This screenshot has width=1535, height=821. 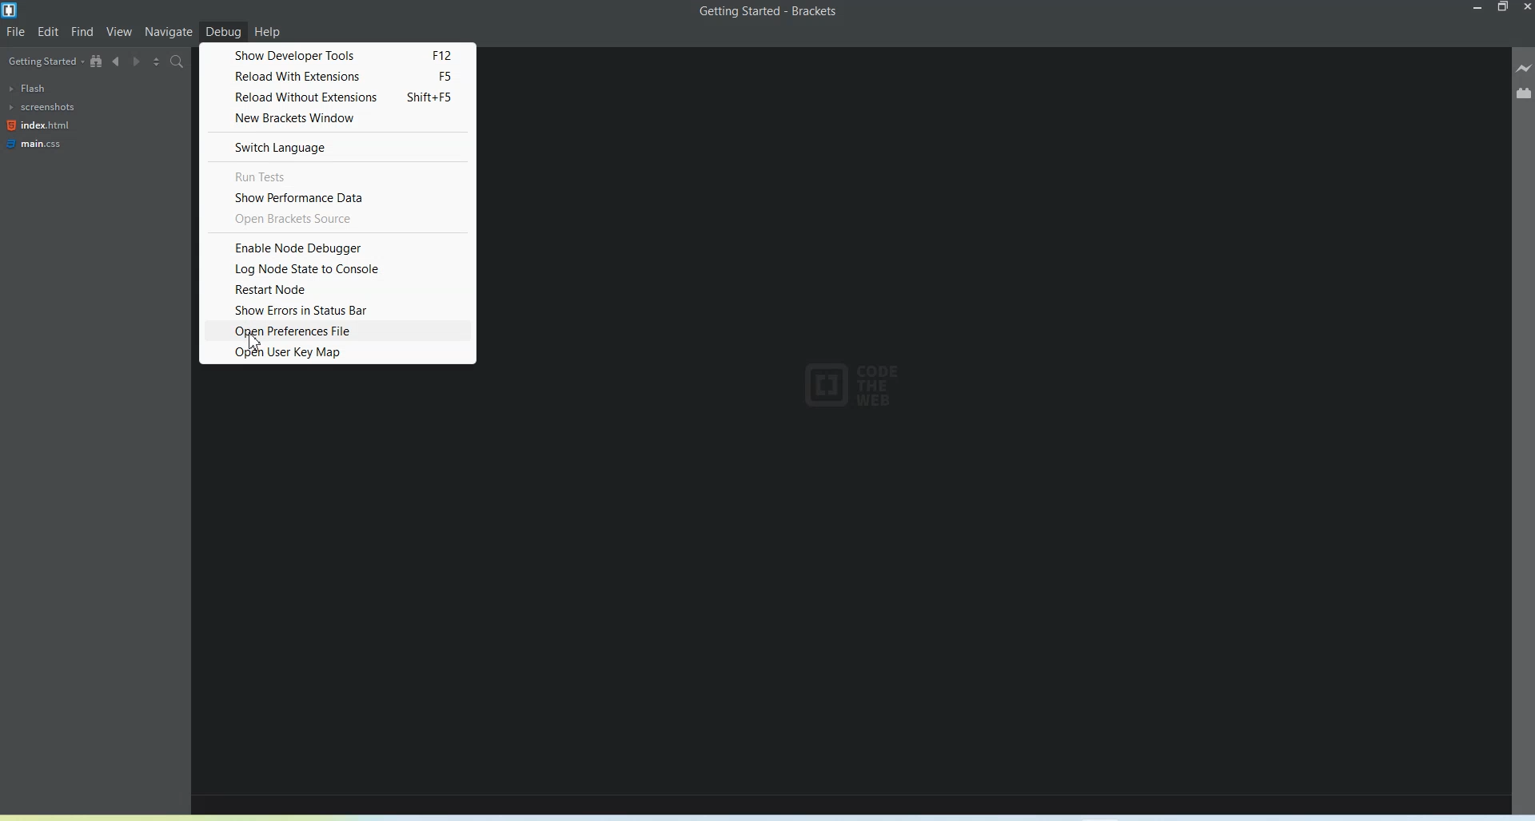 I want to click on New Bracket Window, so click(x=338, y=119).